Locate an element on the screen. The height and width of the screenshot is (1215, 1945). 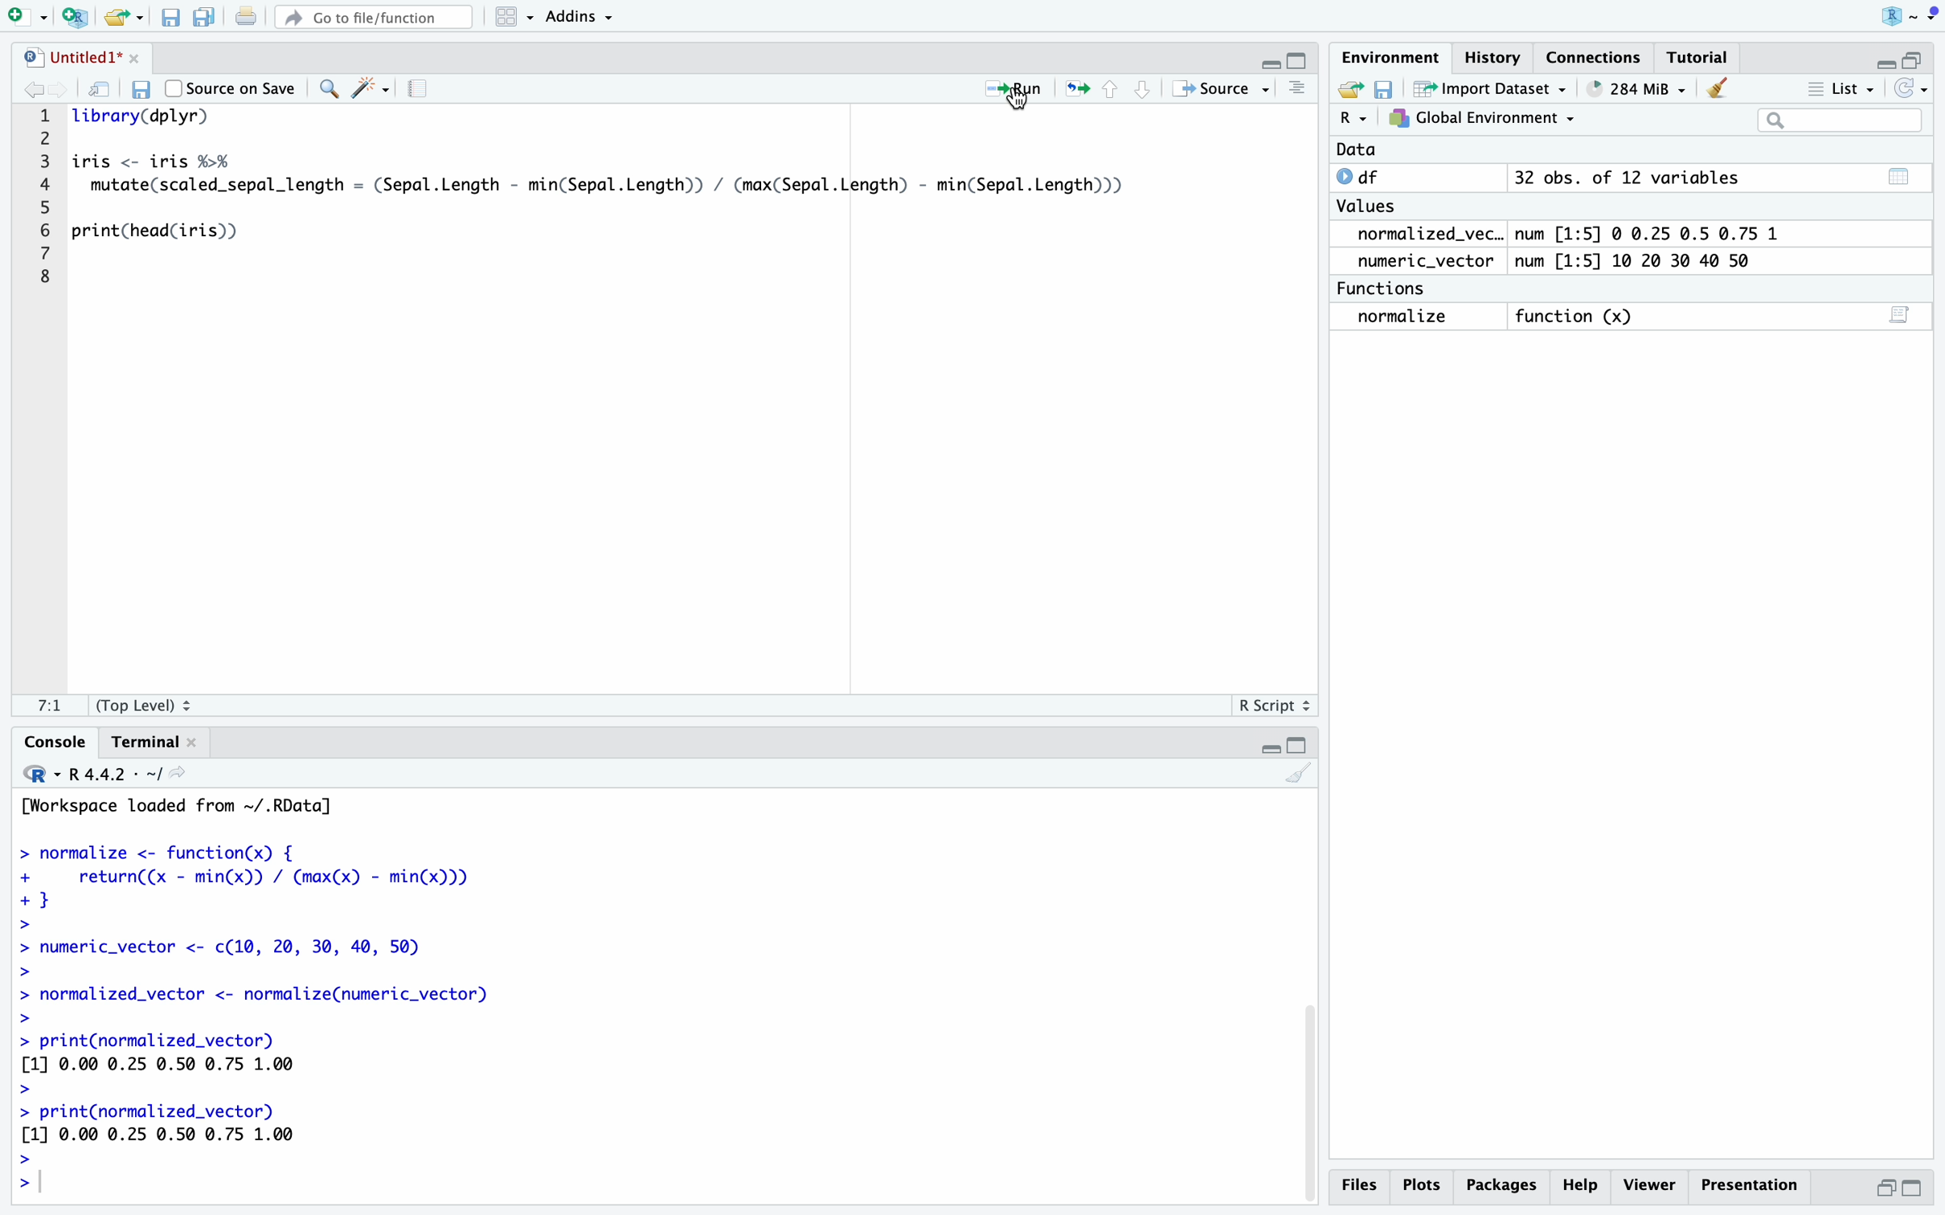
Back is located at coordinates (34, 88).